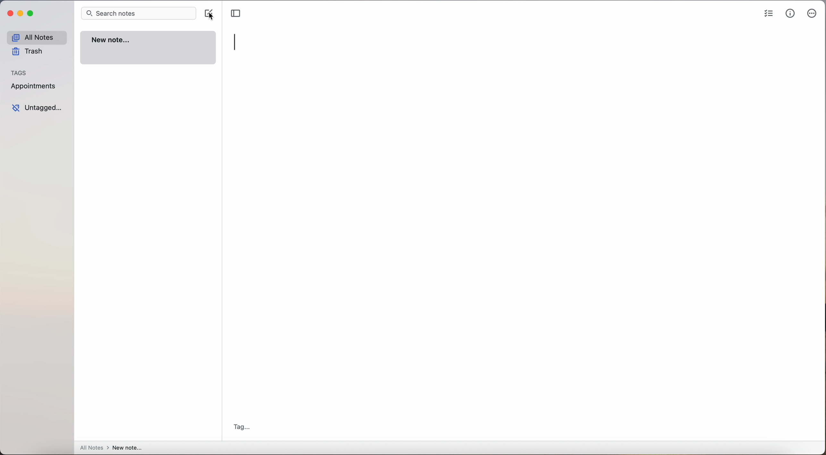 The width and height of the screenshot is (826, 455). Describe the element at coordinates (40, 108) in the screenshot. I see `untagged` at that location.